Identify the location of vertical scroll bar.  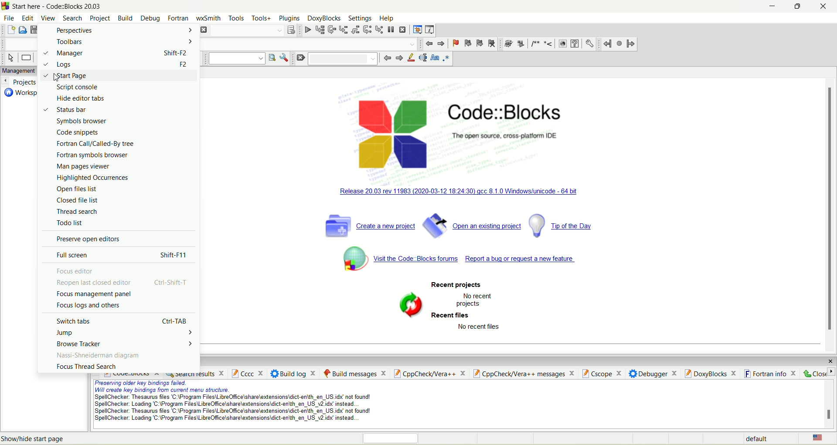
(832, 211).